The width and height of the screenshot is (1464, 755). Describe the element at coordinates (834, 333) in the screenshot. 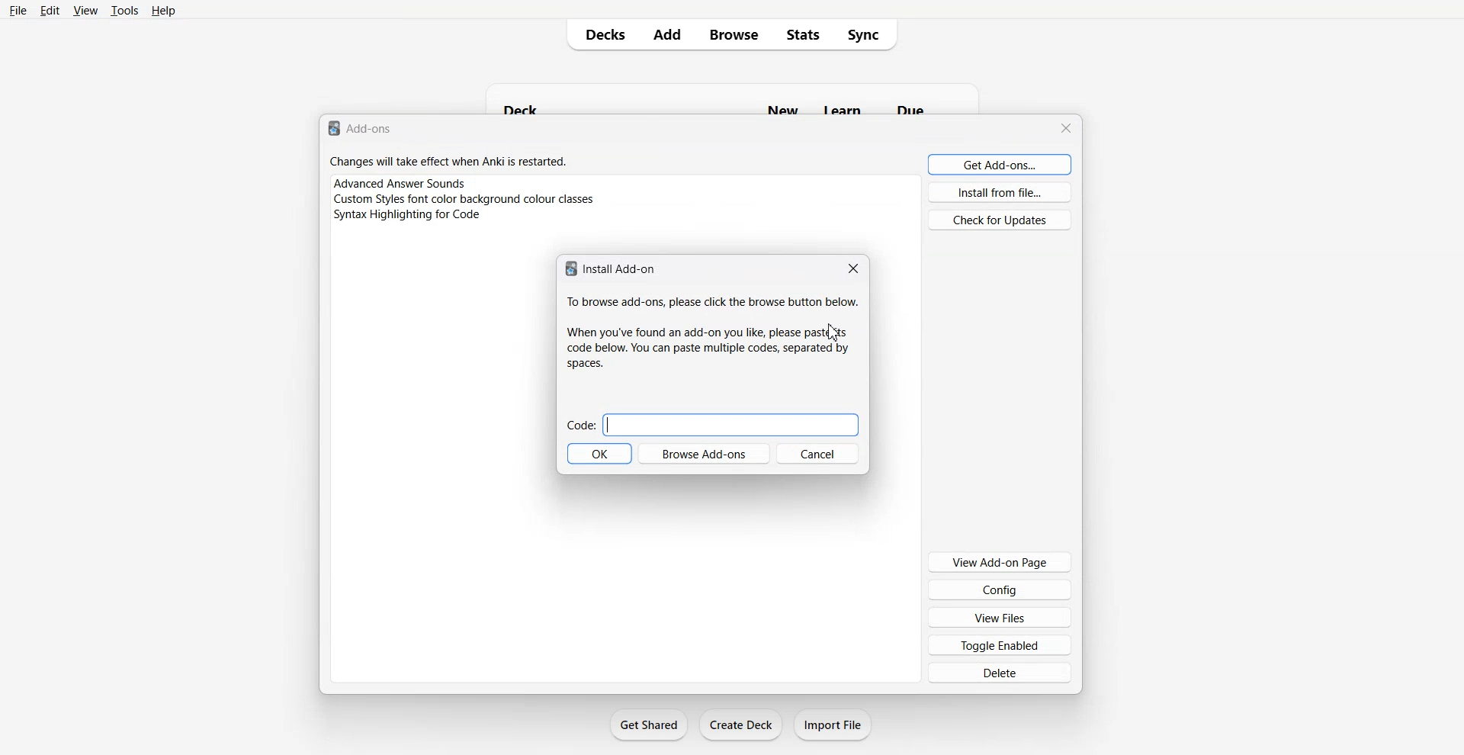

I see `Cursor` at that location.